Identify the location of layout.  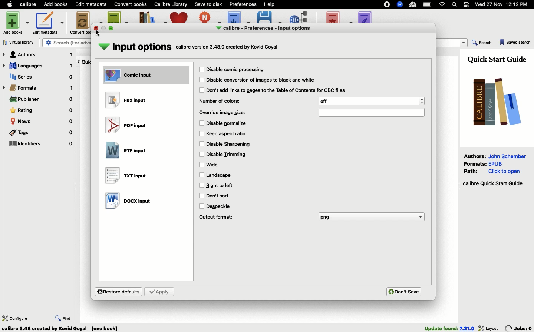
(489, 328).